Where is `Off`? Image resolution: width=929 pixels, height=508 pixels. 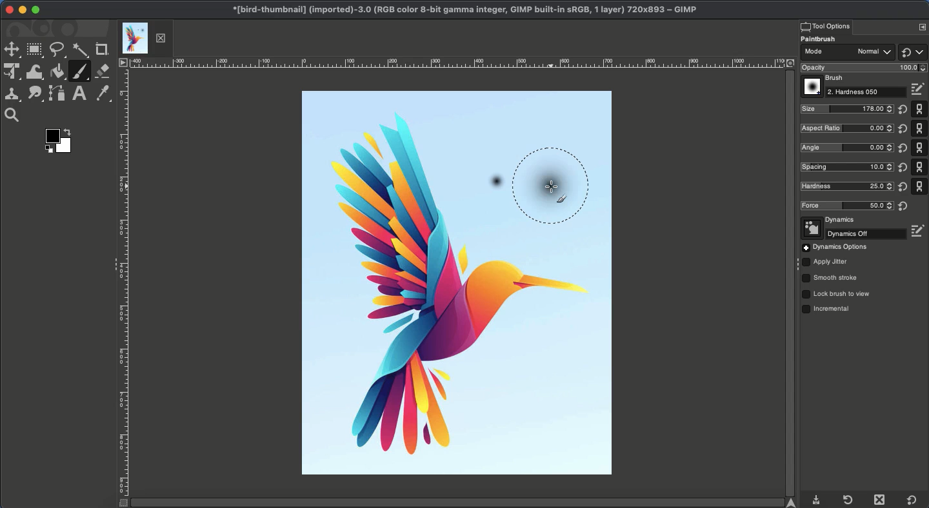 Off is located at coordinates (854, 234).